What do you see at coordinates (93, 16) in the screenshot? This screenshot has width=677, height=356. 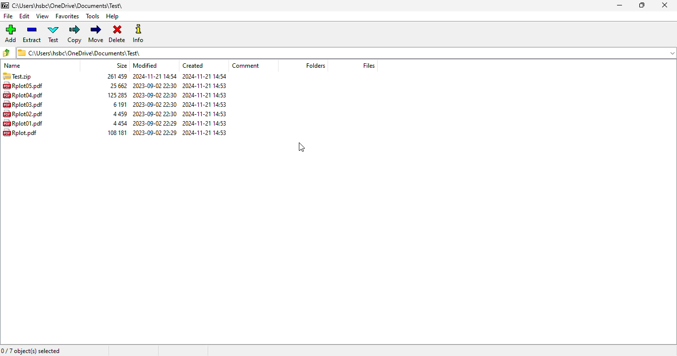 I see `tools` at bounding box center [93, 16].